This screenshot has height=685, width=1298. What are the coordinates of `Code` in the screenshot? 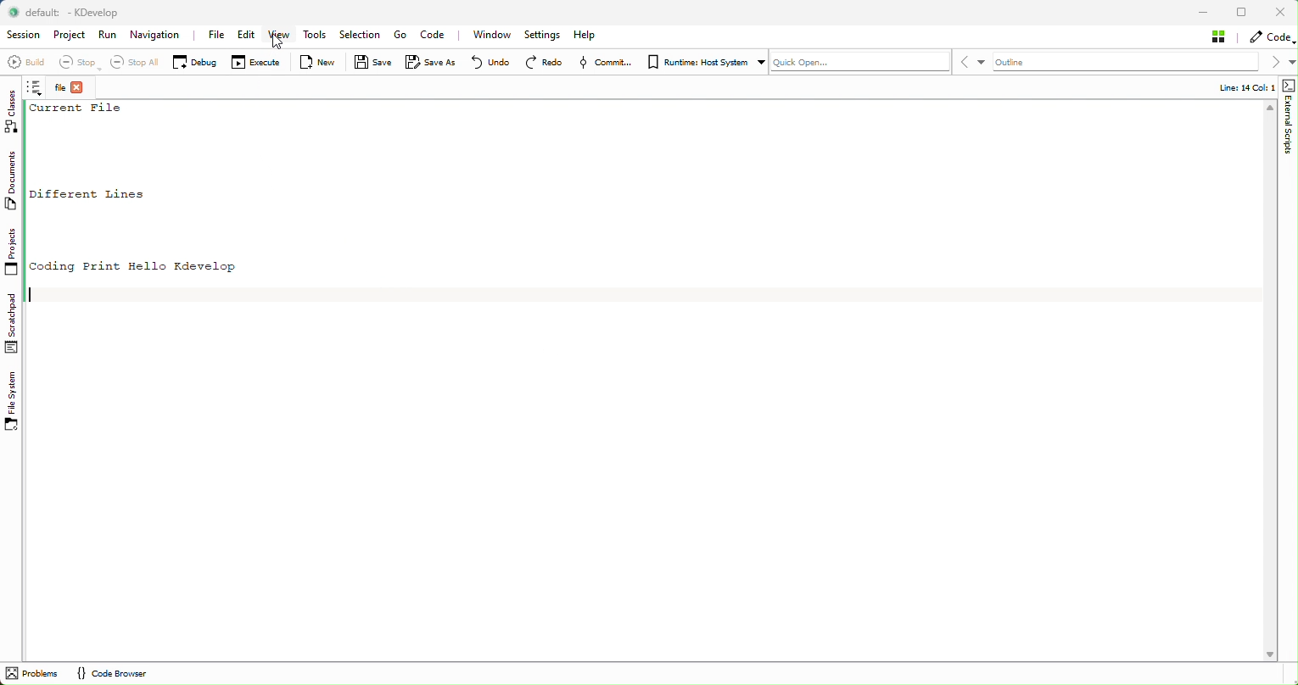 It's located at (1270, 36).